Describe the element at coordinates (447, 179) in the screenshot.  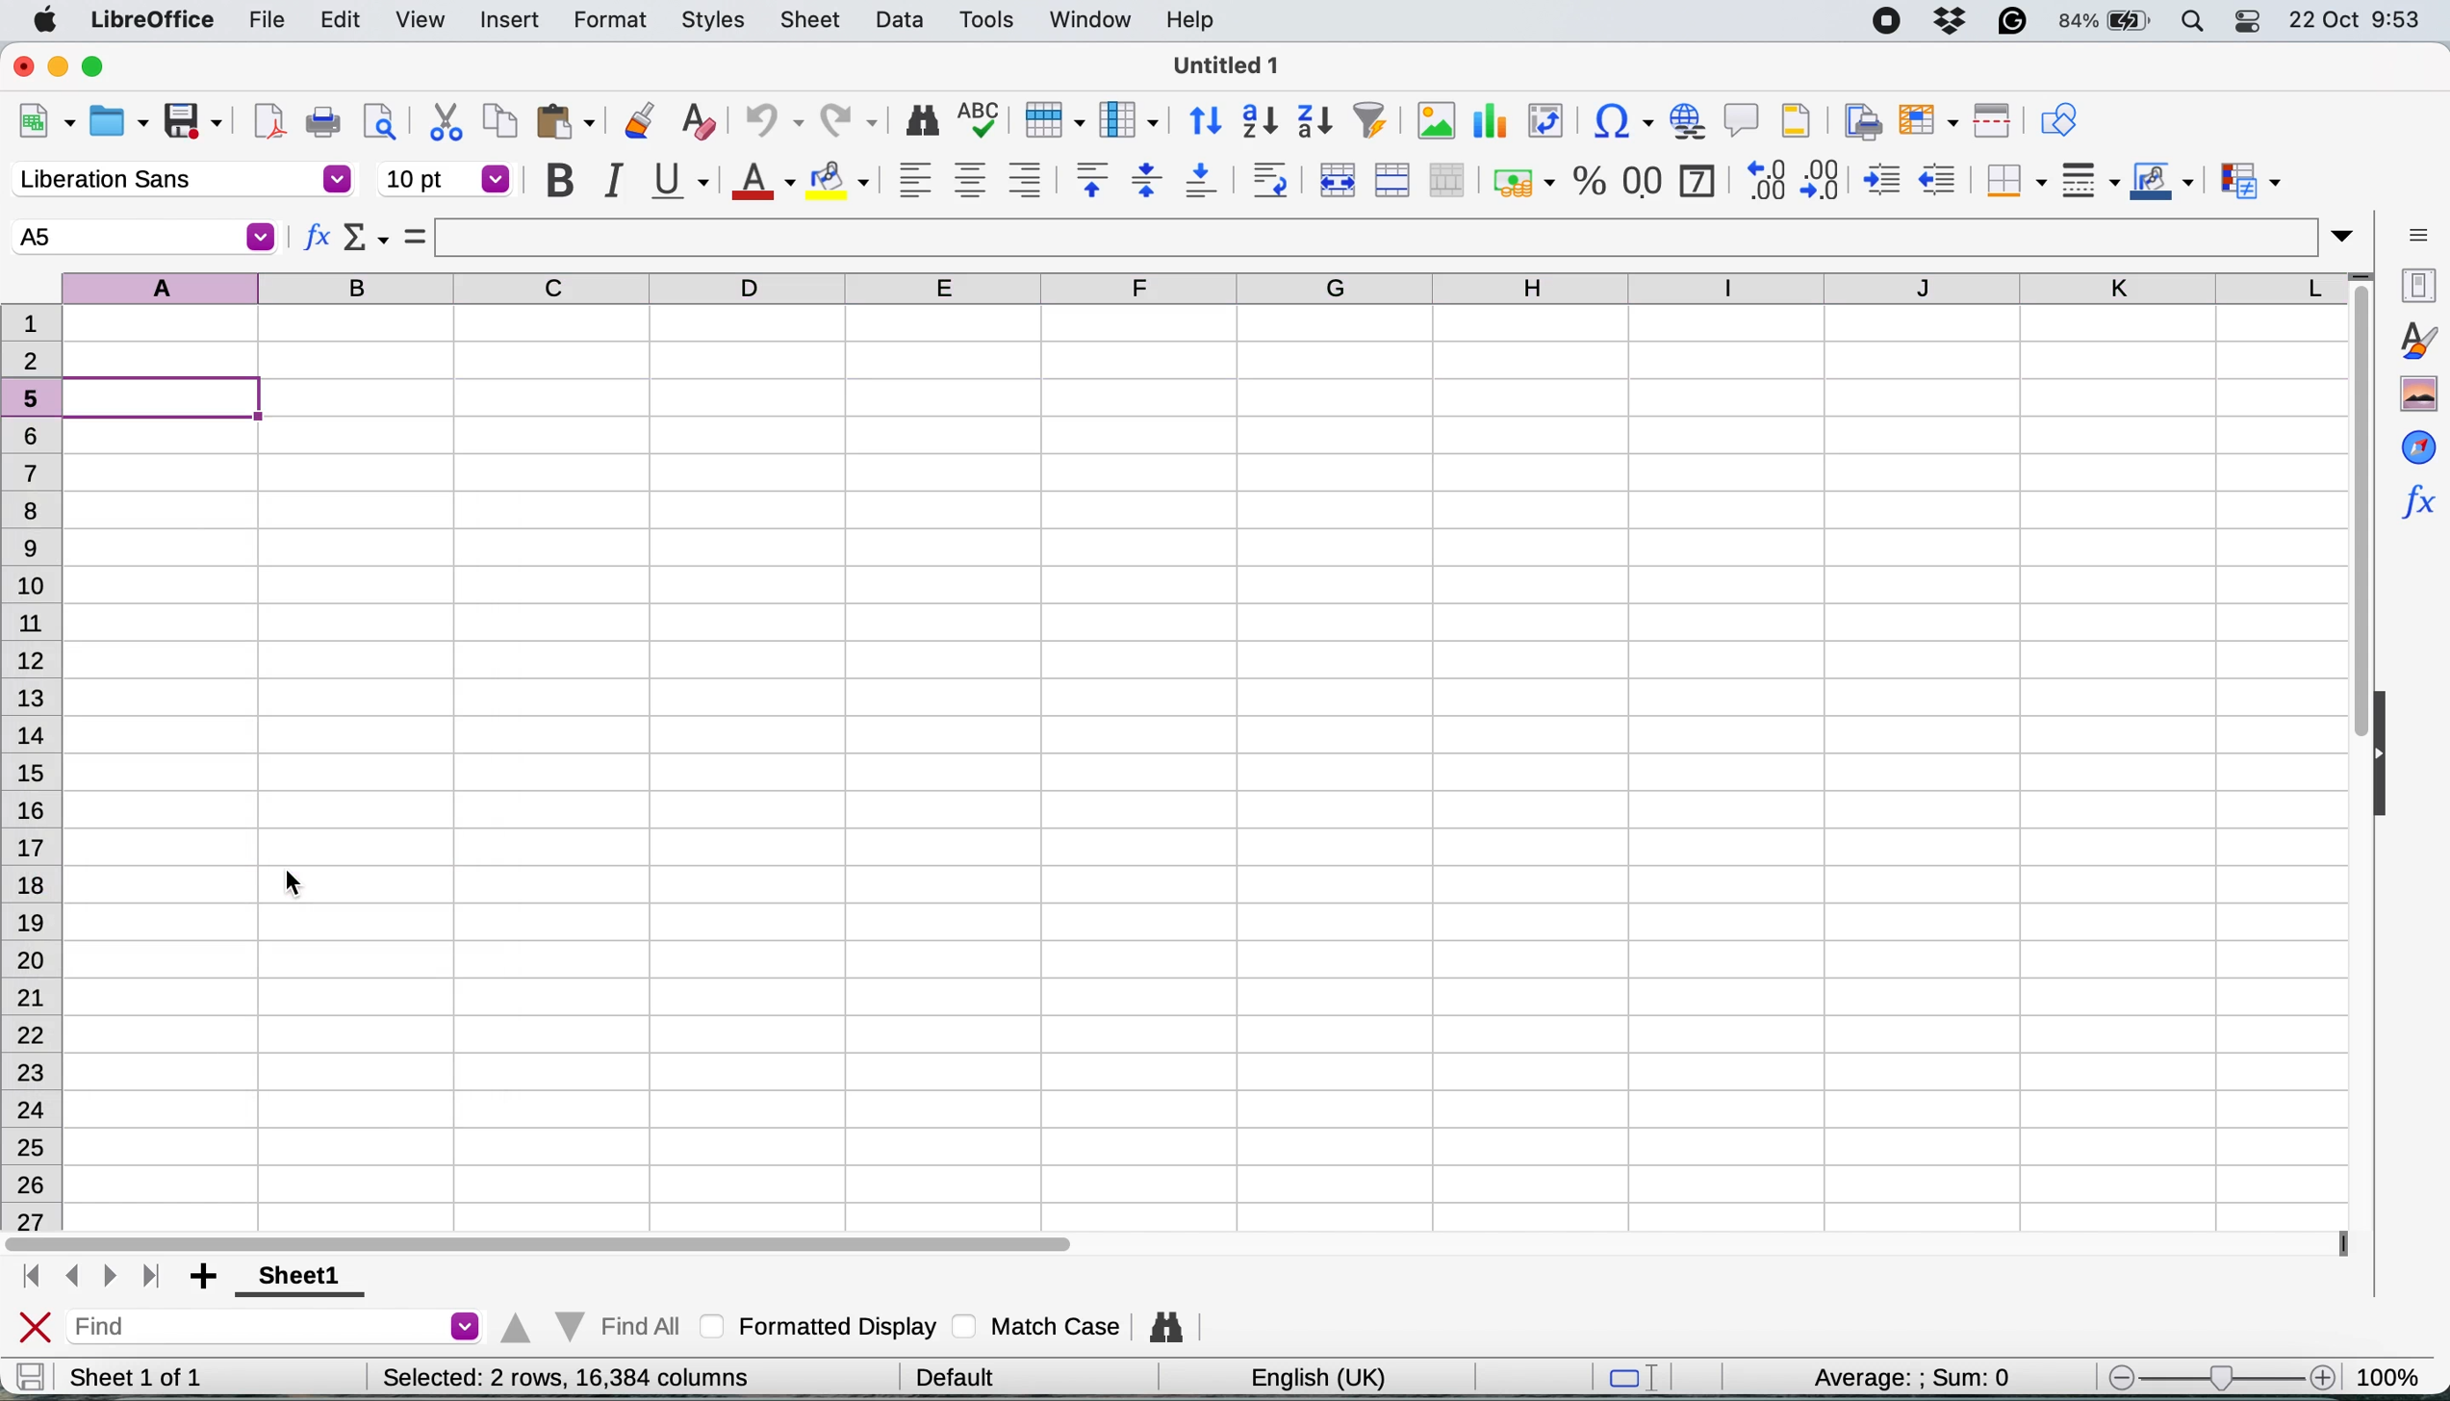
I see `font size` at that location.